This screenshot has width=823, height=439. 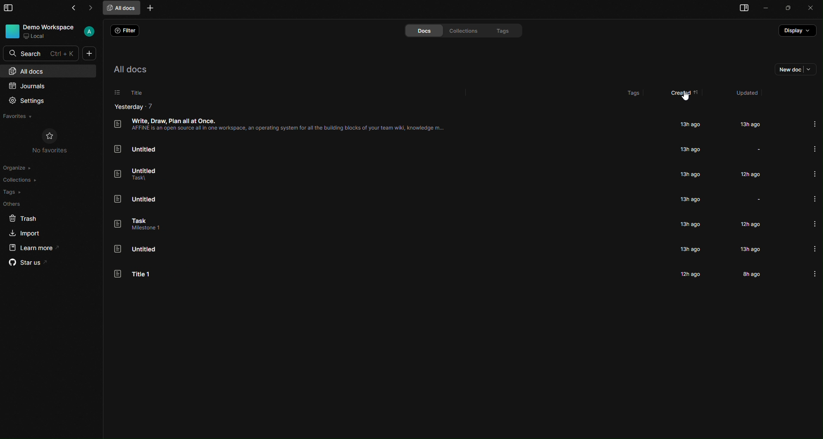 What do you see at coordinates (751, 95) in the screenshot?
I see `updated` at bounding box center [751, 95].